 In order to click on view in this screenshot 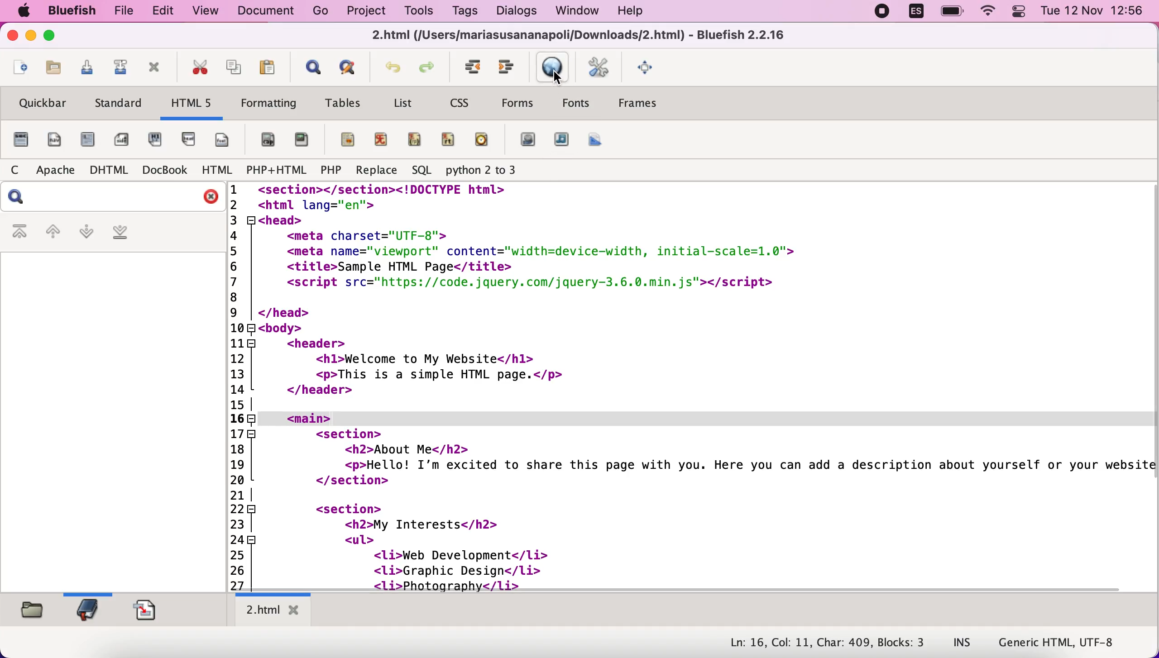, I will do `click(206, 11)`.